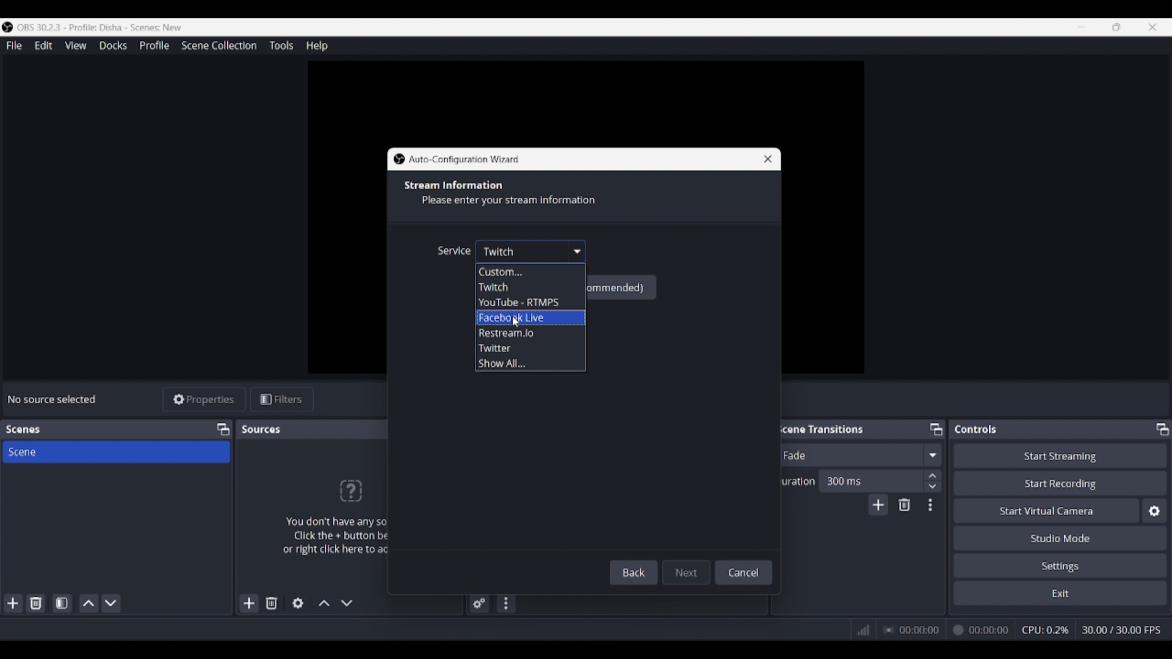  What do you see at coordinates (272, 603) in the screenshot?
I see `Remove selected source` at bounding box center [272, 603].